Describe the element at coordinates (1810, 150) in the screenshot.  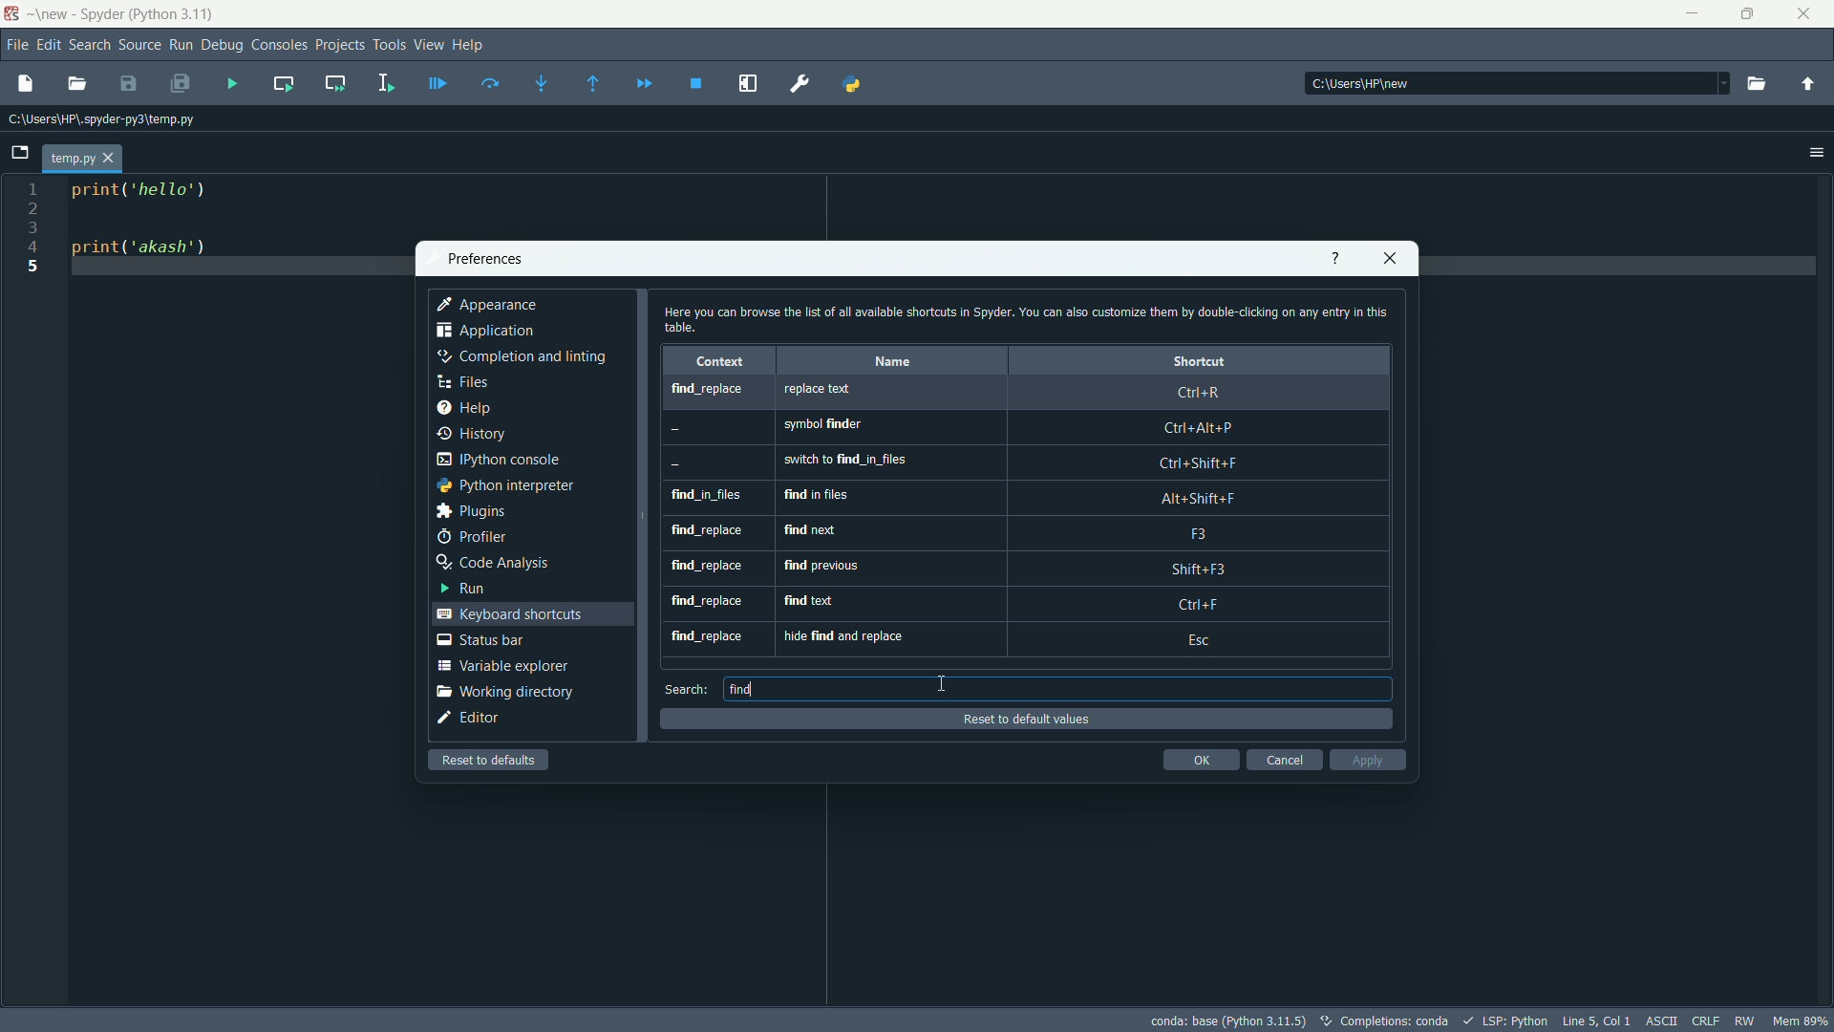
I see `options` at that location.